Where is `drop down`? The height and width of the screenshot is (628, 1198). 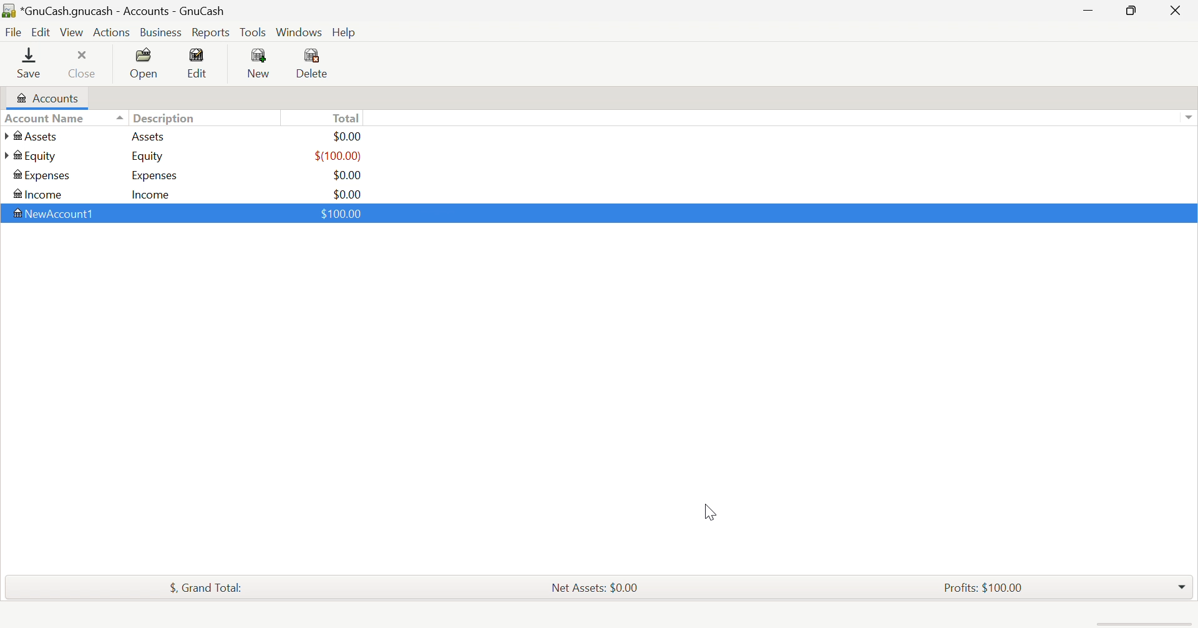 drop down is located at coordinates (1191, 118).